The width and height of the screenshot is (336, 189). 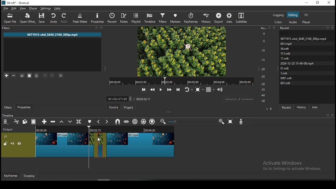 What do you see at coordinates (25, 121) in the screenshot?
I see `copy` at bounding box center [25, 121].